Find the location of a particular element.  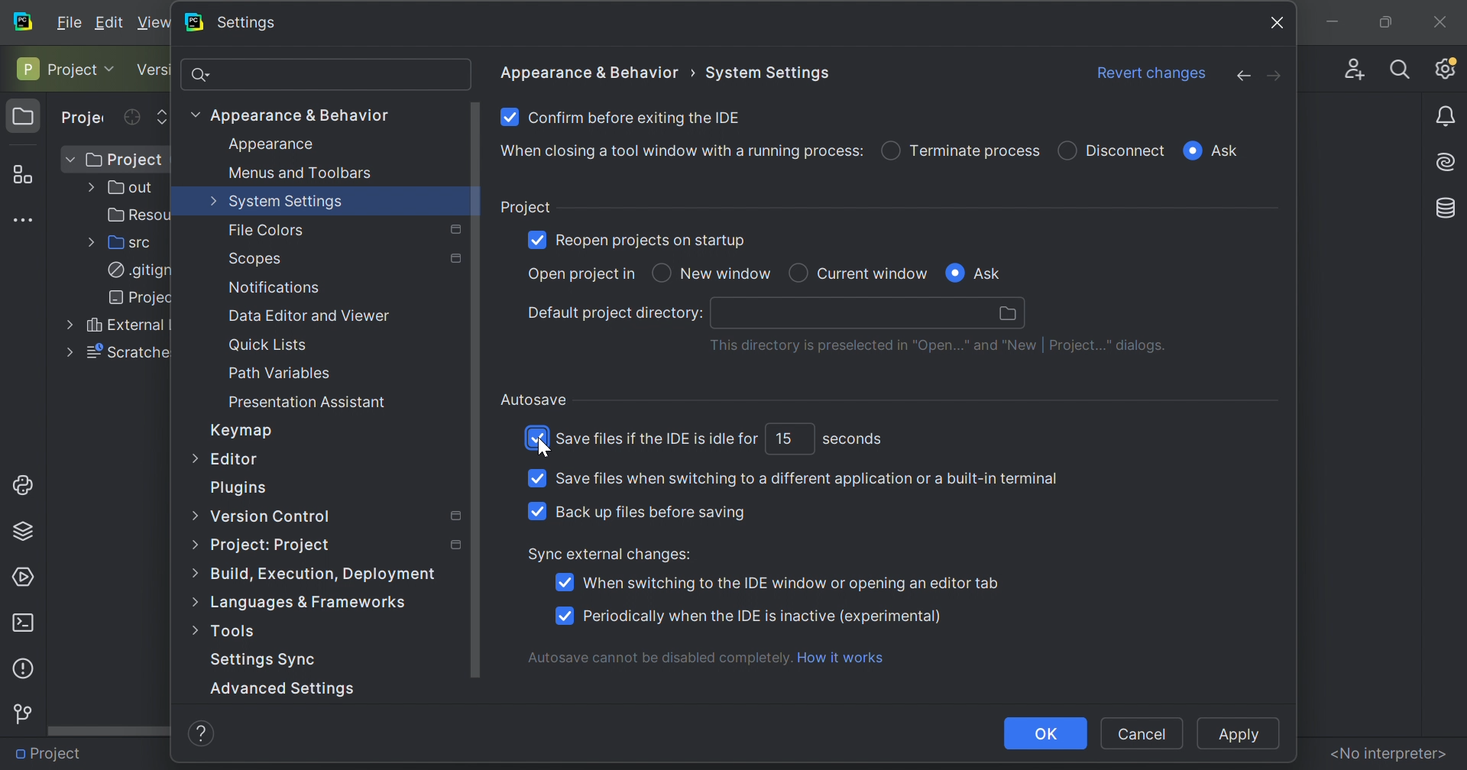

Services is located at coordinates (25, 575).